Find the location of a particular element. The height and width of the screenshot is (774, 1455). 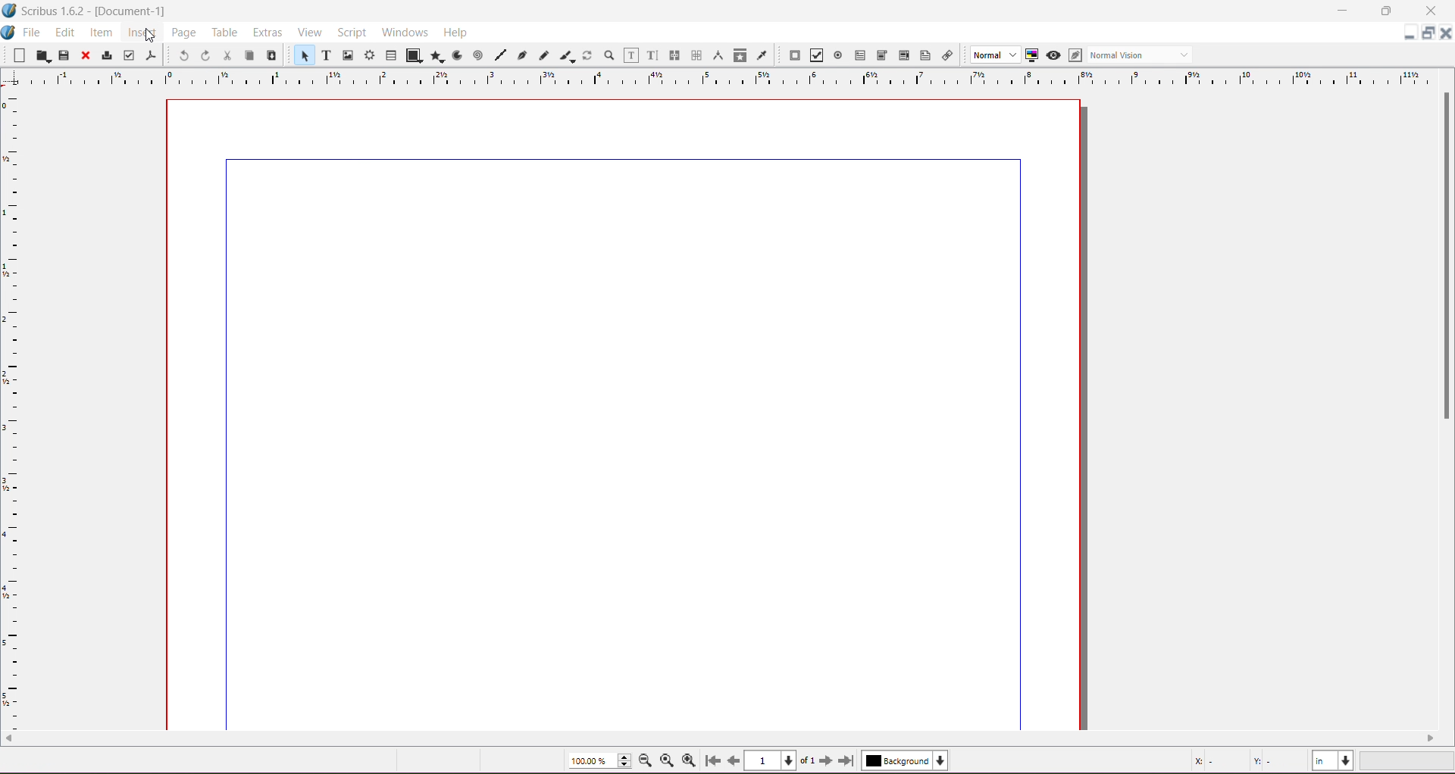

Windows is located at coordinates (403, 31).